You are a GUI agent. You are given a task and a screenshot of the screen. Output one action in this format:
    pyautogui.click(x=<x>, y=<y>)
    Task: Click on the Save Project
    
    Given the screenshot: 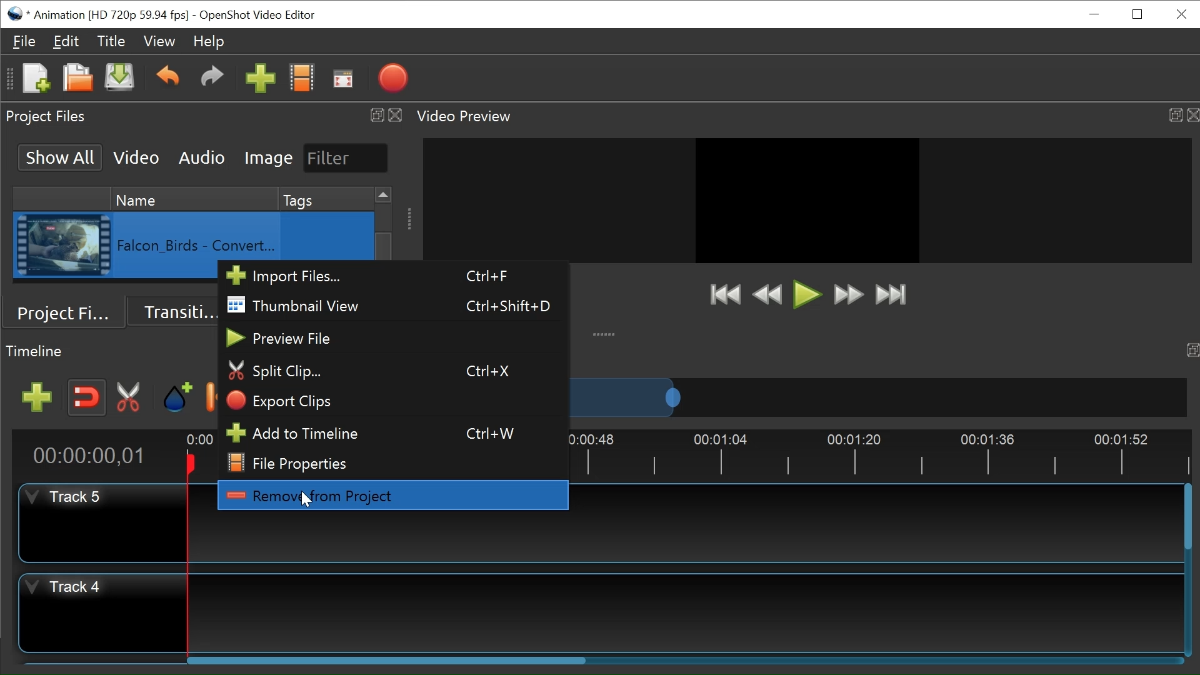 What is the action you would take?
    pyautogui.click(x=119, y=78)
    